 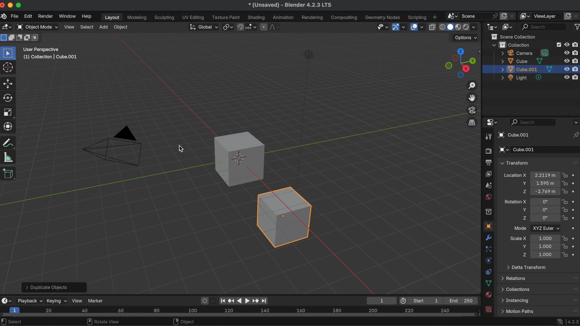 I want to click on output, so click(x=488, y=162).